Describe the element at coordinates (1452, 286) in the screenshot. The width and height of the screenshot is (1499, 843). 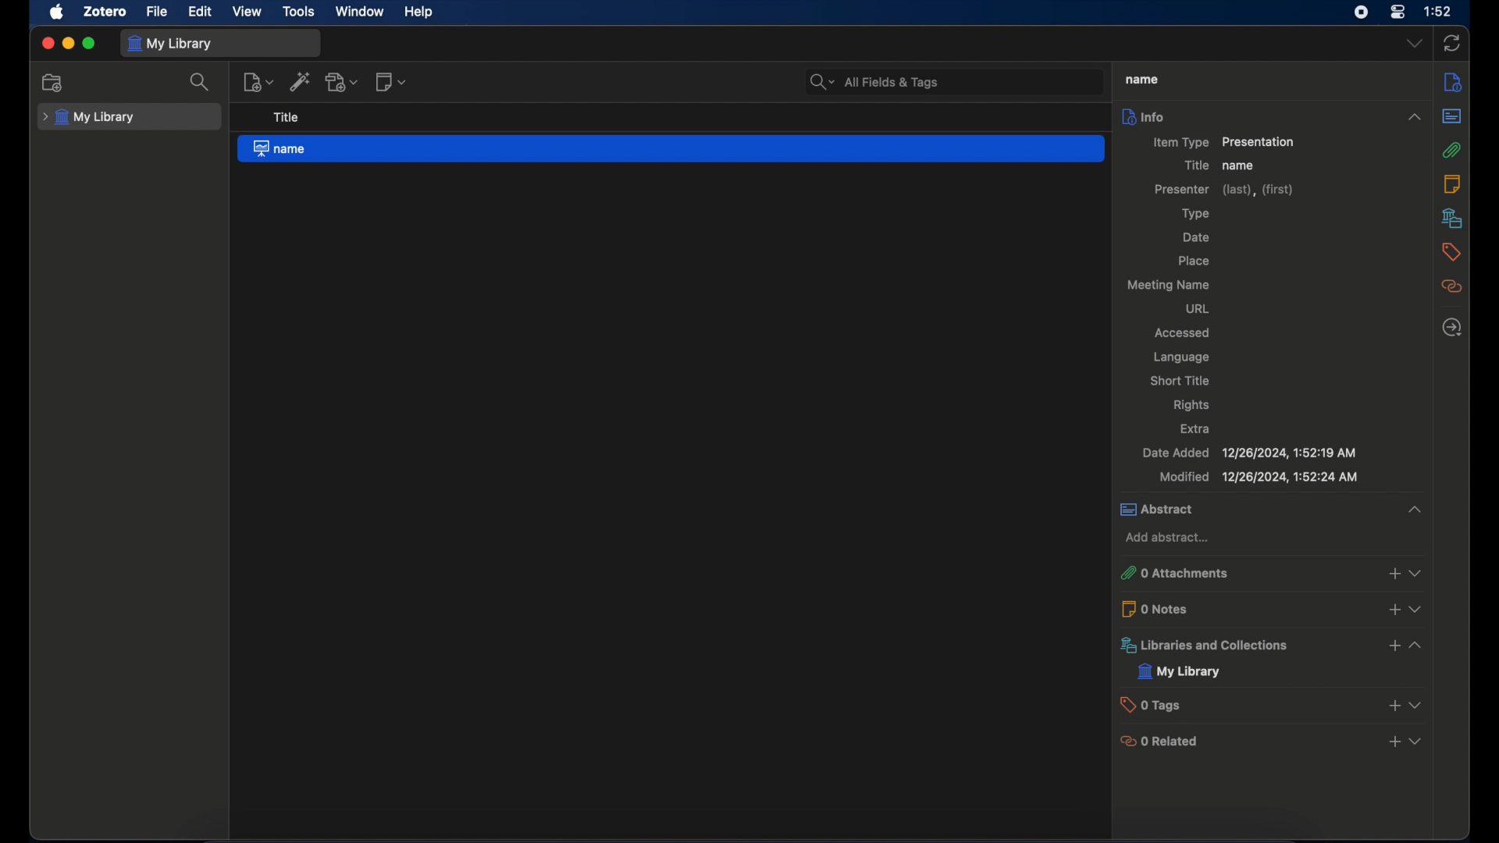
I see `related` at that location.